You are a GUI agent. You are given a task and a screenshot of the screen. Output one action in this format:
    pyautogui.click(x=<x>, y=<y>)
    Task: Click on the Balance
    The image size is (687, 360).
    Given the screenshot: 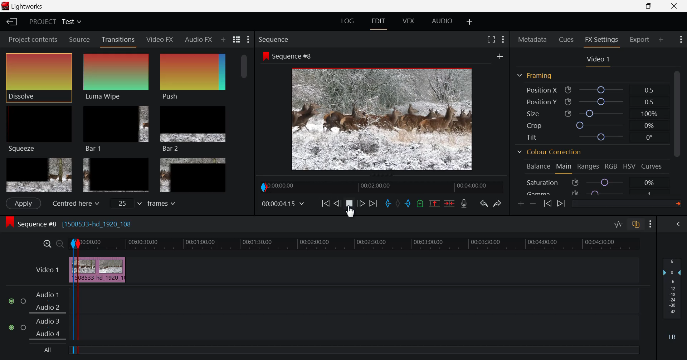 What is the action you would take?
    pyautogui.click(x=539, y=167)
    